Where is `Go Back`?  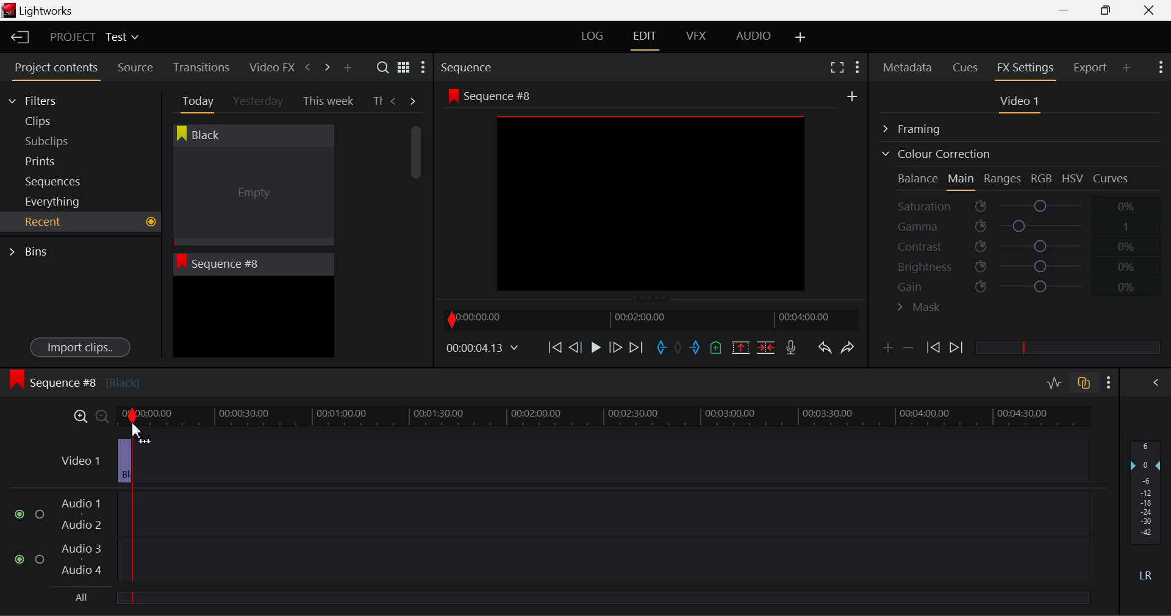
Go Back is located at coordinates (577, 346).